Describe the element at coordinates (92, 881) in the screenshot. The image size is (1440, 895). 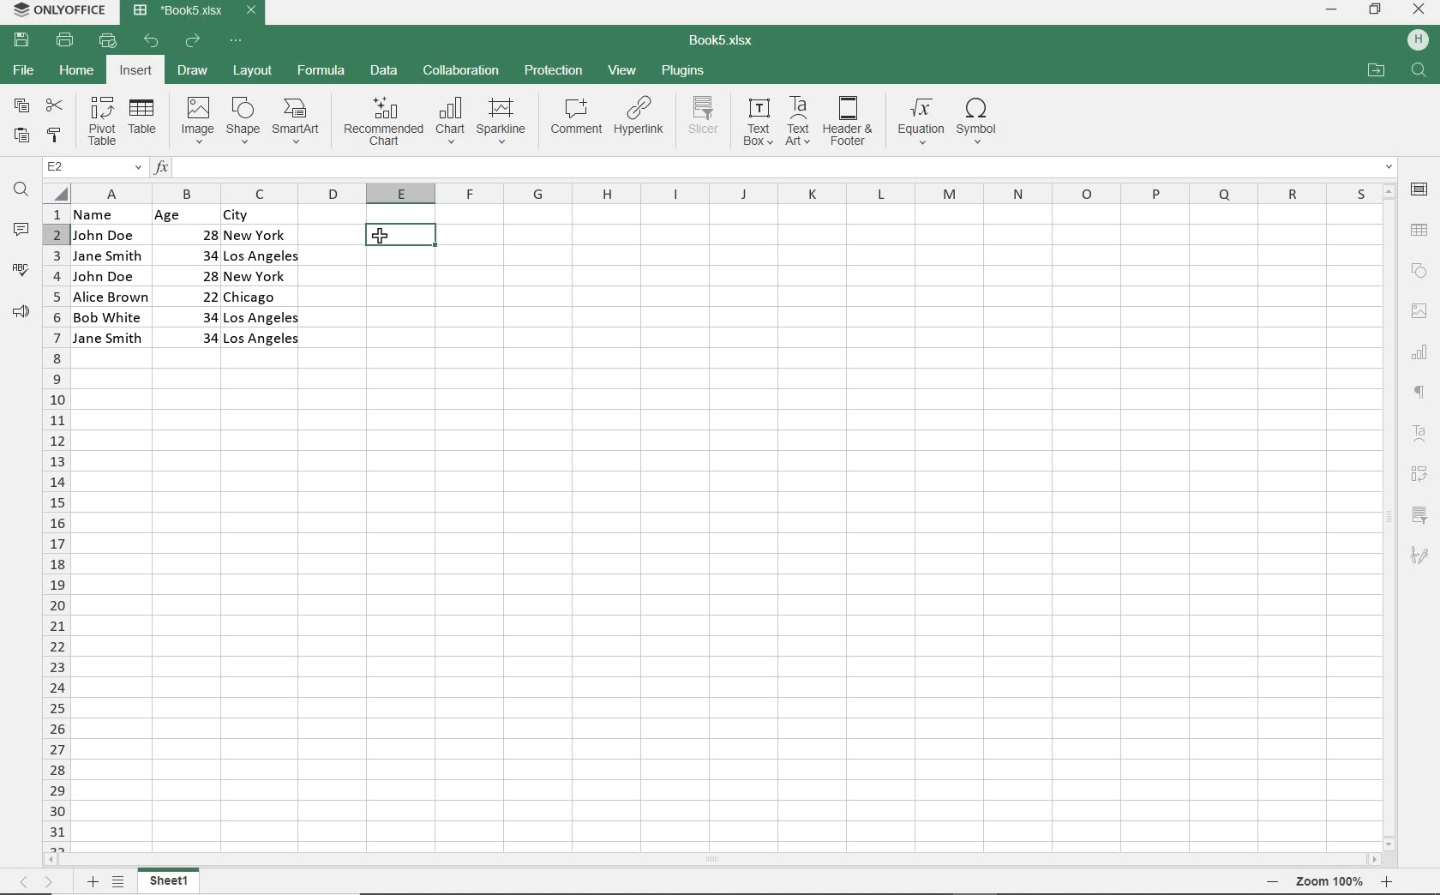
I see `ADD SHEETS` at that location.